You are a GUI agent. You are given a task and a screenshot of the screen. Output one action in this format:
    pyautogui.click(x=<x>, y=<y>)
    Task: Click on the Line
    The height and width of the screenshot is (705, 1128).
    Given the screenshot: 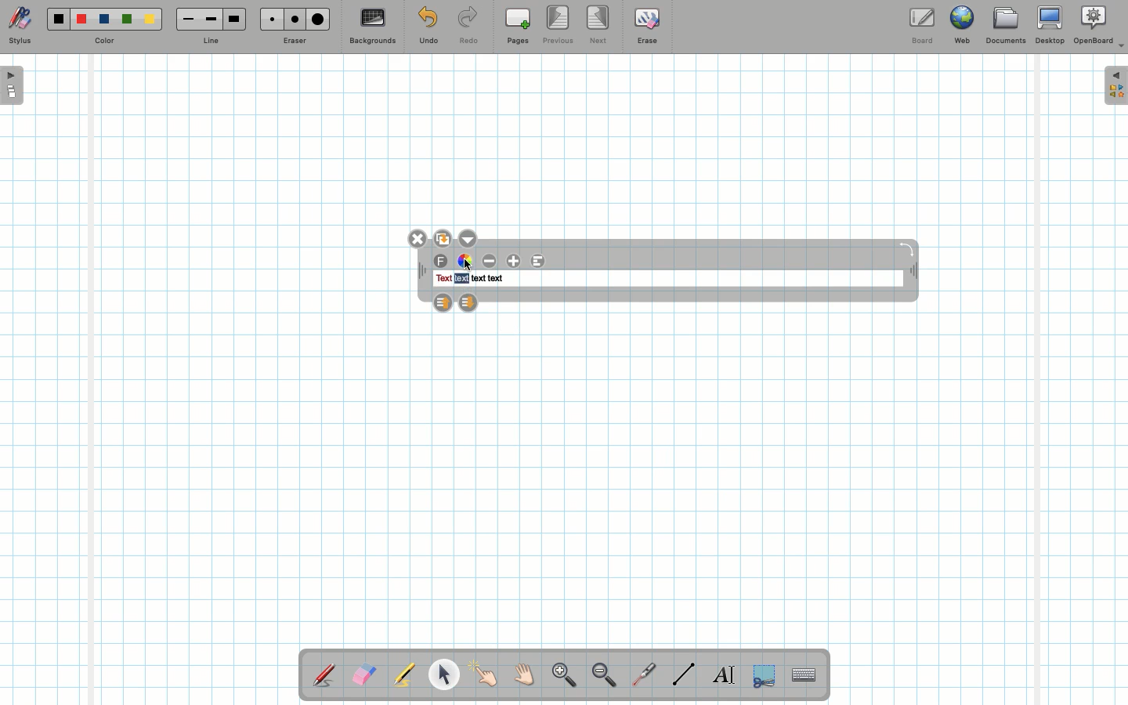 What is the action you would take?
    pyautogui.click(x=211, y=42)
    